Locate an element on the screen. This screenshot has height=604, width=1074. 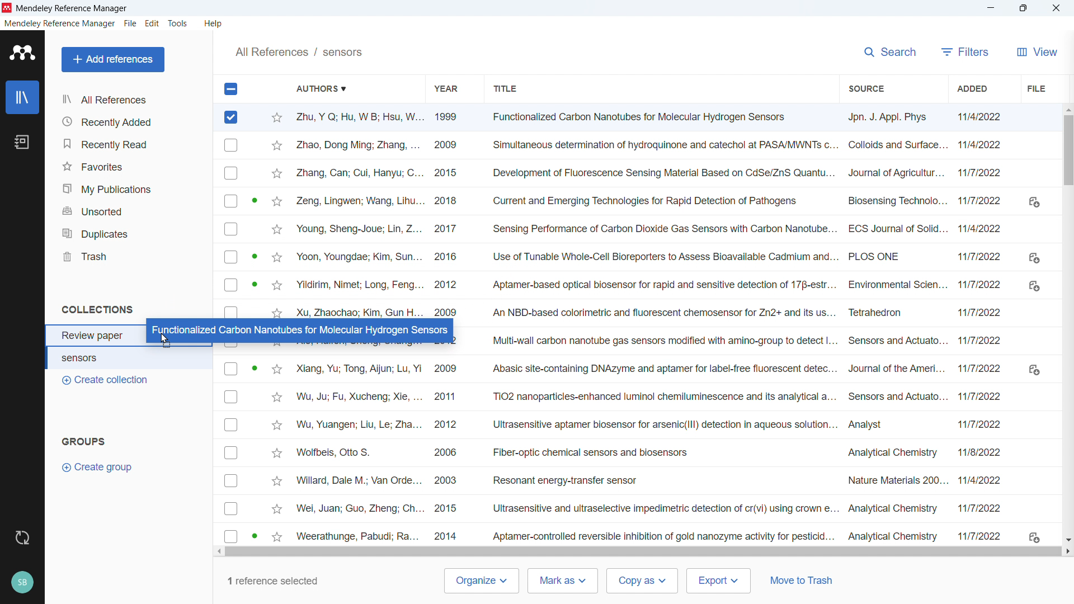
filters is located at coordinates (964, 51).